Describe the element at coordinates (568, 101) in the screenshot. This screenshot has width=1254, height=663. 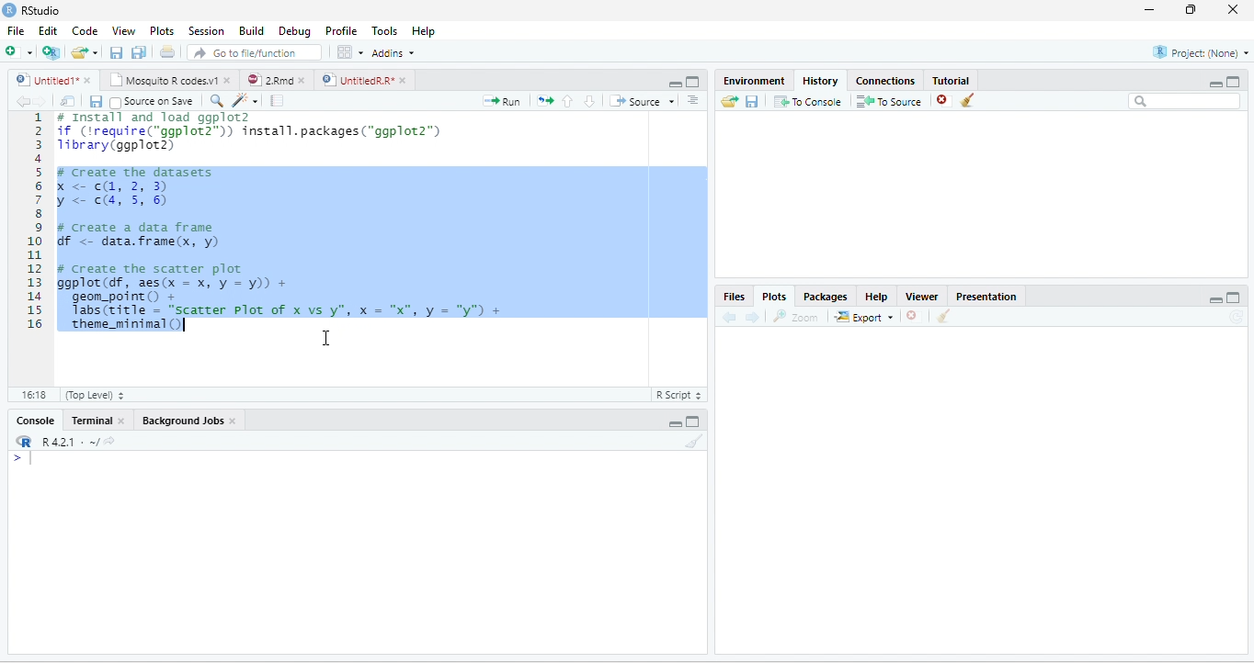
I see `Go to previous section/chunk` at that location.